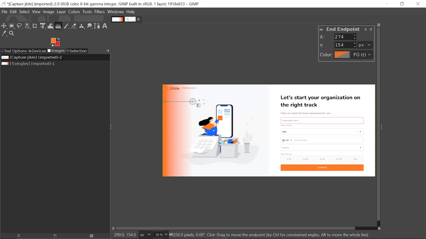  I want to click on Navigate the image display, so click(379, 228).